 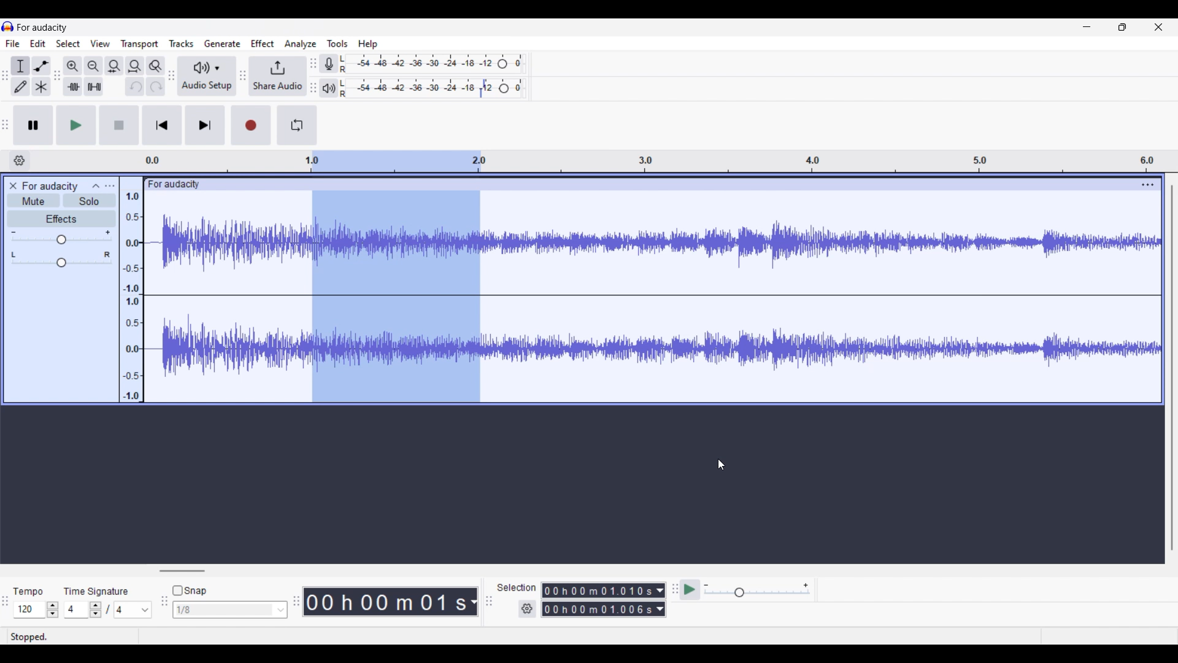 What do you see at coordinates (473, 602) in the screenshot?
I see `Duration measurement options` at bounding box center [473, 602].